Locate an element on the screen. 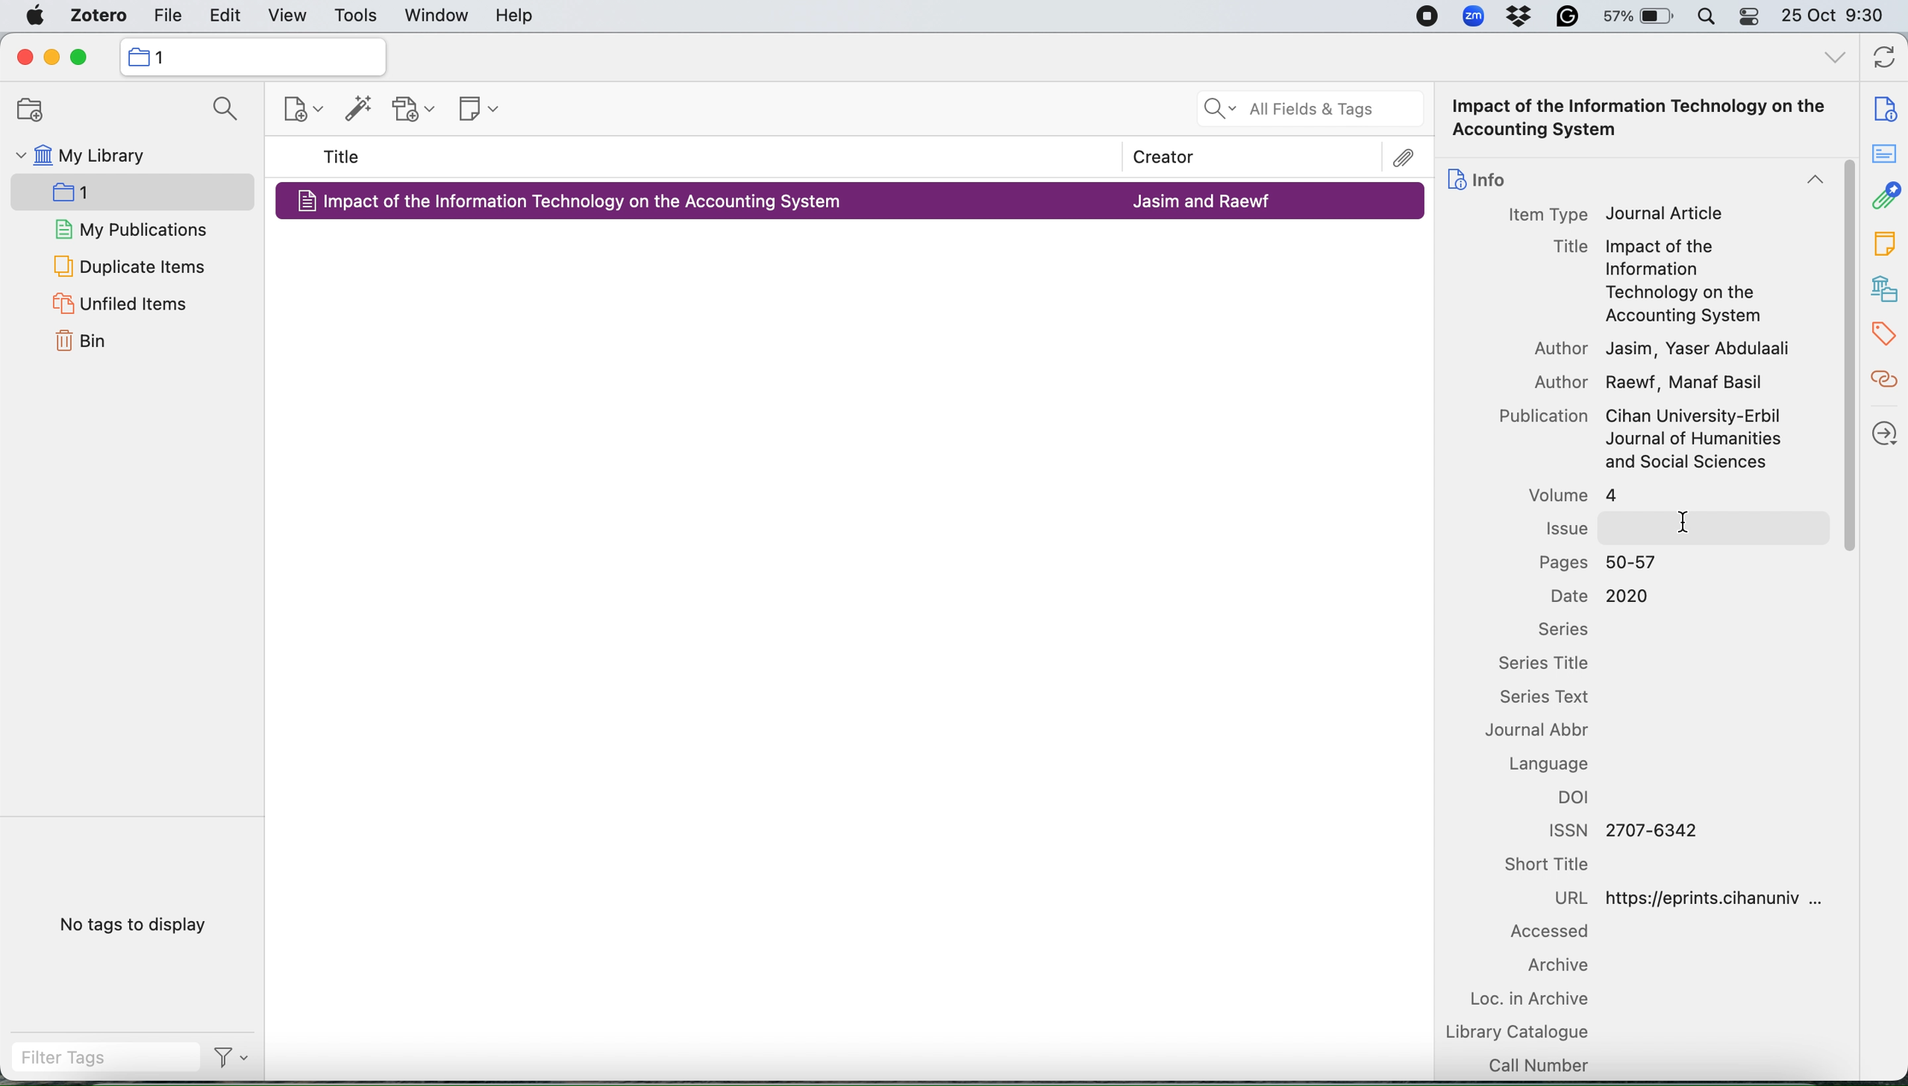 The image size is (1908, 1086). All fields & Tags is located at coordinates (1308, 110).